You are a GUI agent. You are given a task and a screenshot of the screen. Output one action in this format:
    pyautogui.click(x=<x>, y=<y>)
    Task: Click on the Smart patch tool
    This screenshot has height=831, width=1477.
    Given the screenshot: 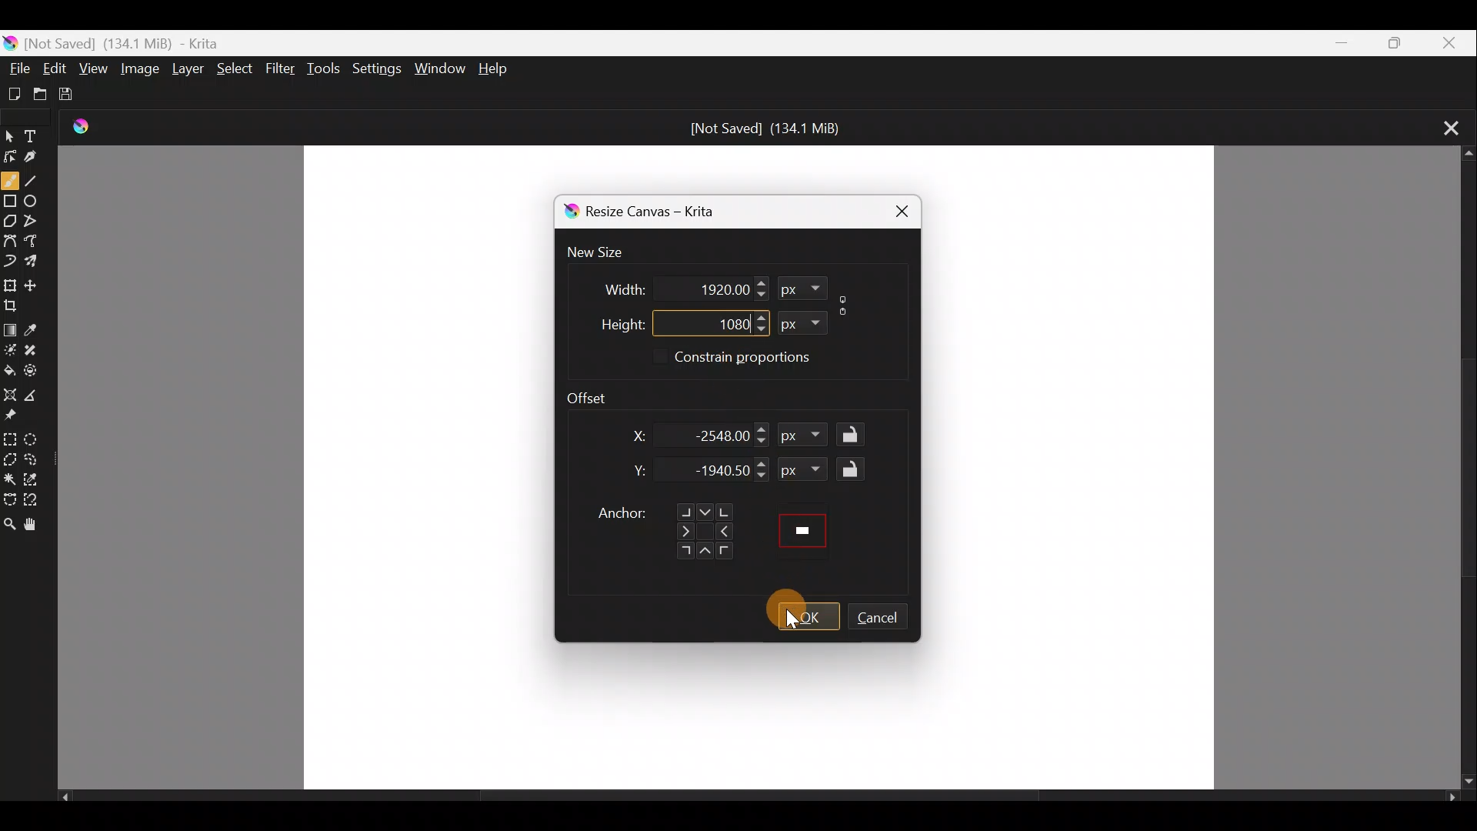 What is the action you would take?
    pyautogui.click(x=36, y=348)
    